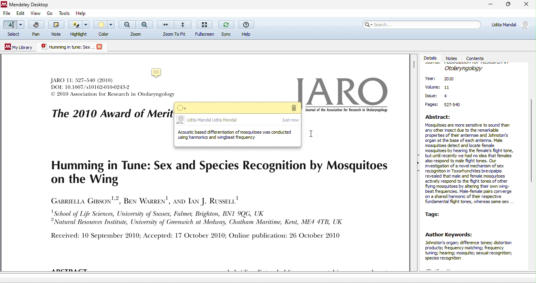  I want to click on edit, so click(21, 14).